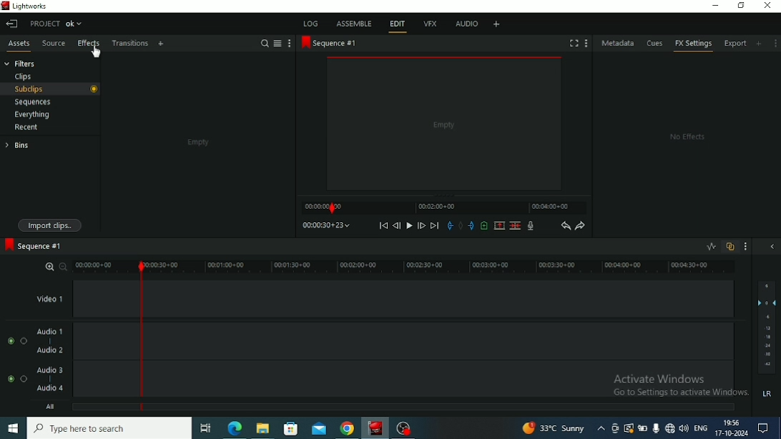  What do you see at coordinates (326, 225) in the screenshot?
I see `Time` at bounding box center [326, 225].